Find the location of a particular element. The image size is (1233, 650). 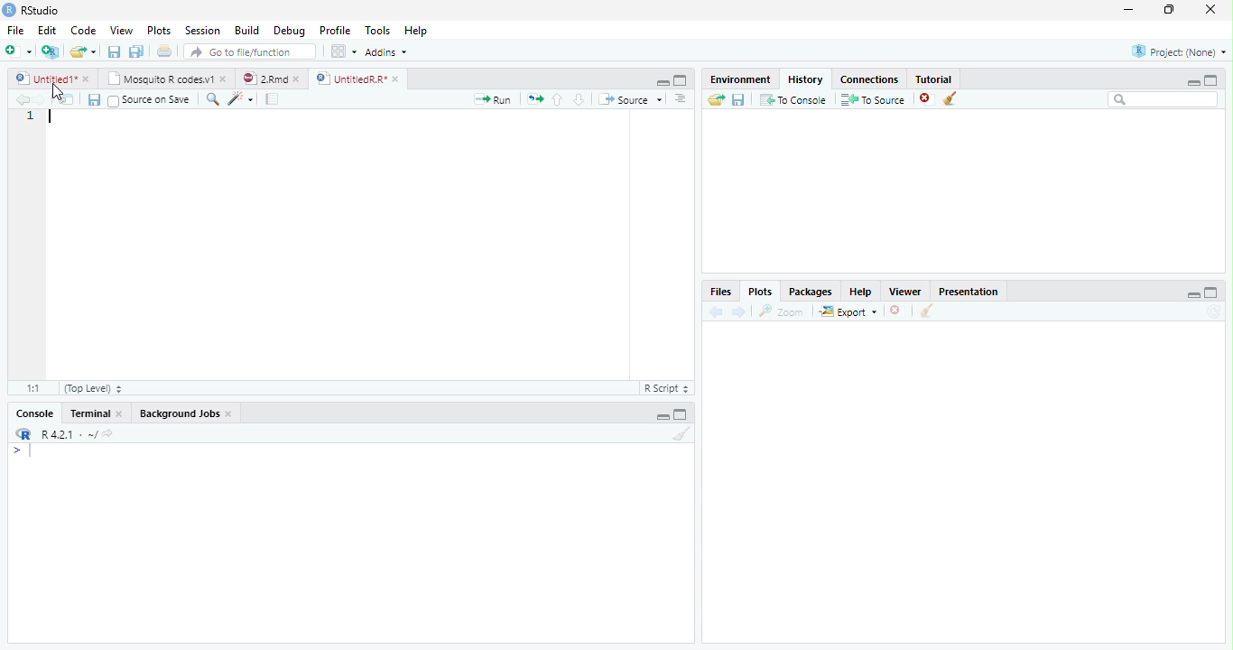

To Console is located at coordinates (794, 99).